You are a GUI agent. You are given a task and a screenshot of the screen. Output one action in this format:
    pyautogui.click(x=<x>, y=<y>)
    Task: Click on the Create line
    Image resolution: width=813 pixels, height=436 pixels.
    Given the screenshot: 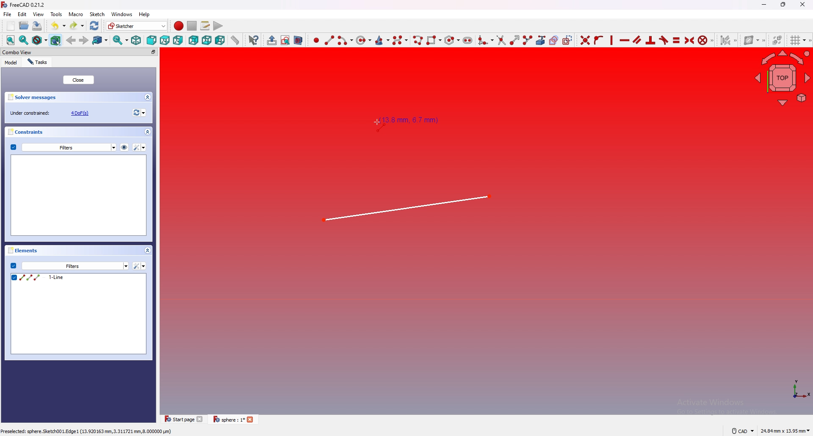 What is the action you would take?
    pyautogui.click(x=329, y=40)
    